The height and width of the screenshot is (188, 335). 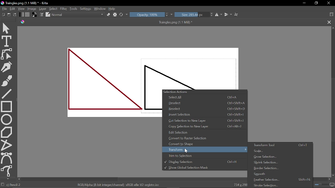 What do you see at coordinates (115, 15) in the screenshot?
I see `Preserve alpha` at bounding box center [115, 15].